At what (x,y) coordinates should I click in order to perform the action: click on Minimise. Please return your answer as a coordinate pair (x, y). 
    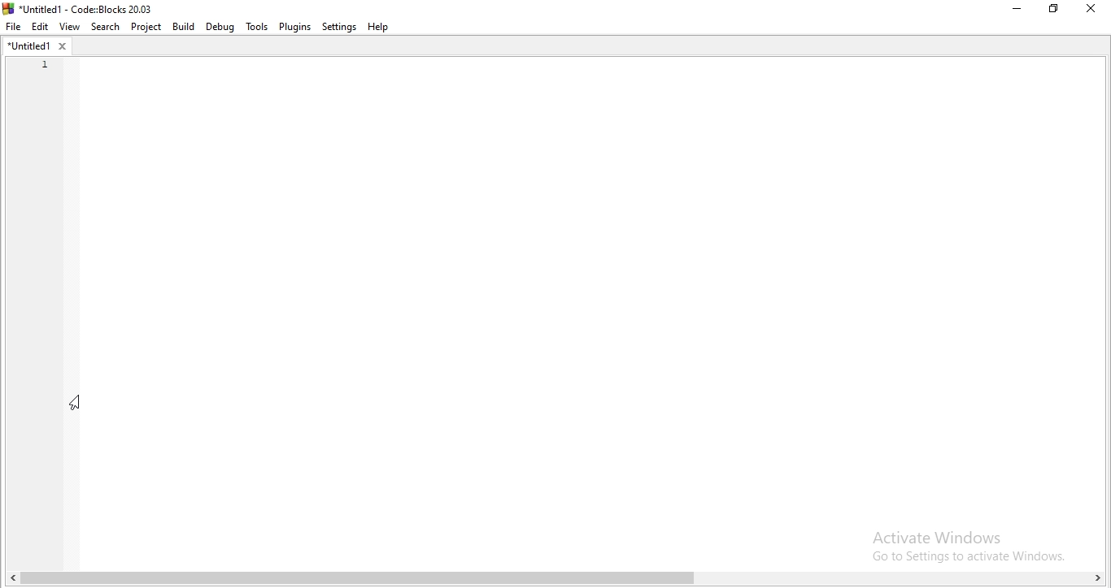
    Looking at the image, I should click on (1014, 11).